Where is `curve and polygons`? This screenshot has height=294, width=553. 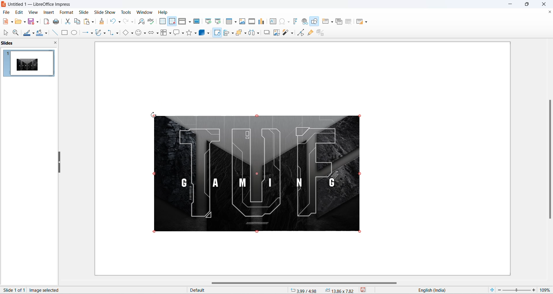 curve and polygons is located at coordinates (99, 33).